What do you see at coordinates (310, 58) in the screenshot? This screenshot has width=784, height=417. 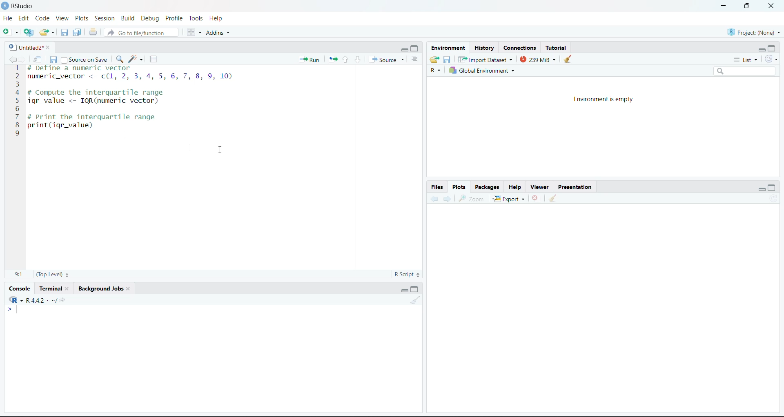 I see `Run the current line or selection (Ctrl + Enter)` at bounding box center [310, 58].